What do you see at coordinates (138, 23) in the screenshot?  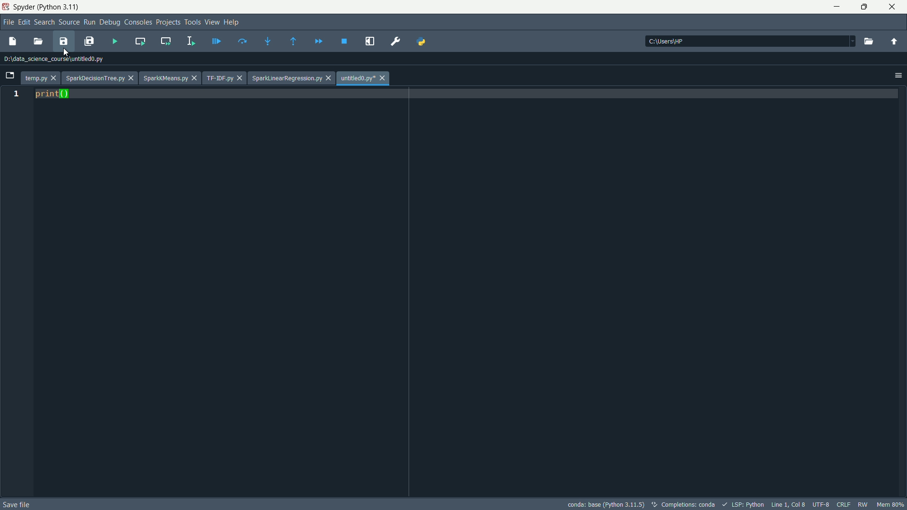 I see `Consoles` at bounding box center [138, 23].